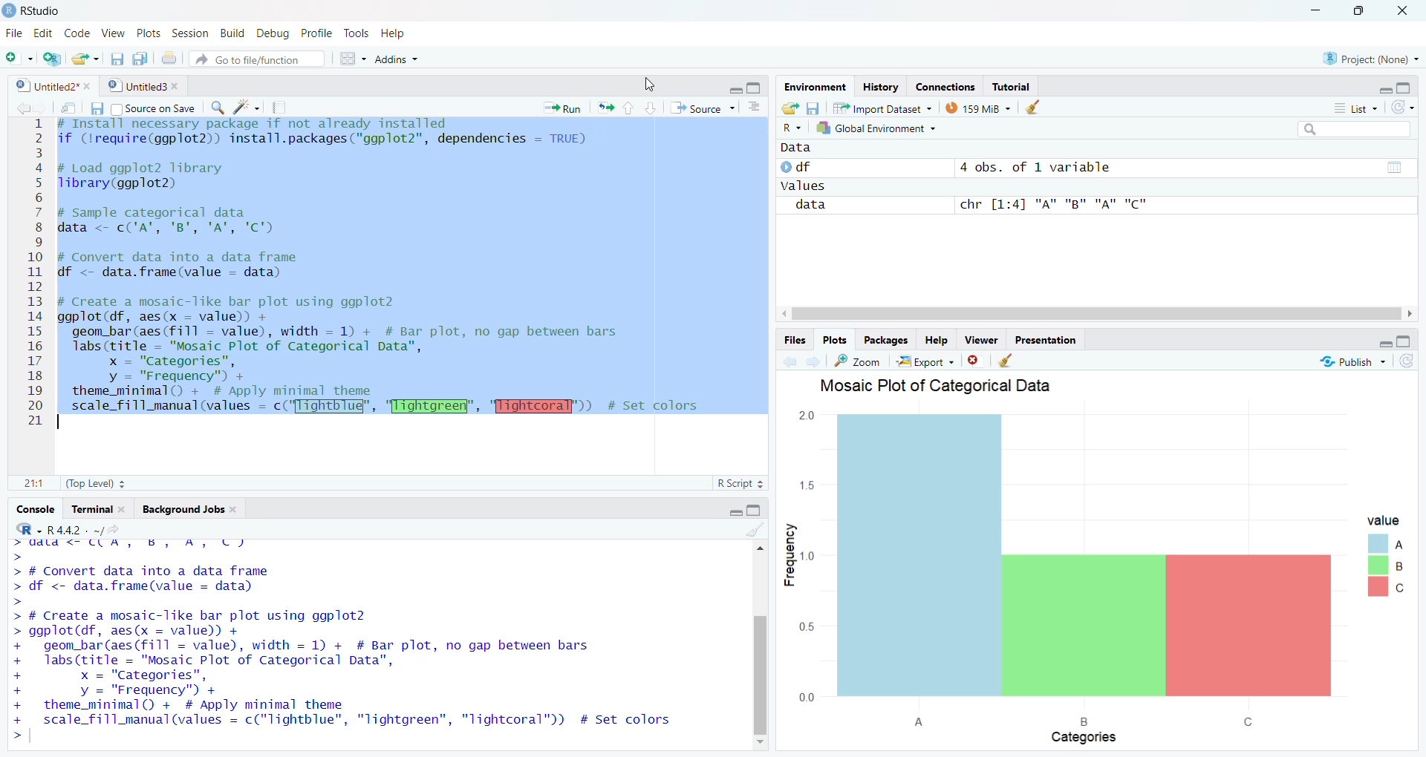 The height and width of the screenshot is (757, 1426). What do you see at coordinates (756, 106) in the screenshot?
I see `Show document Outline` at bounding box center [756, 106].